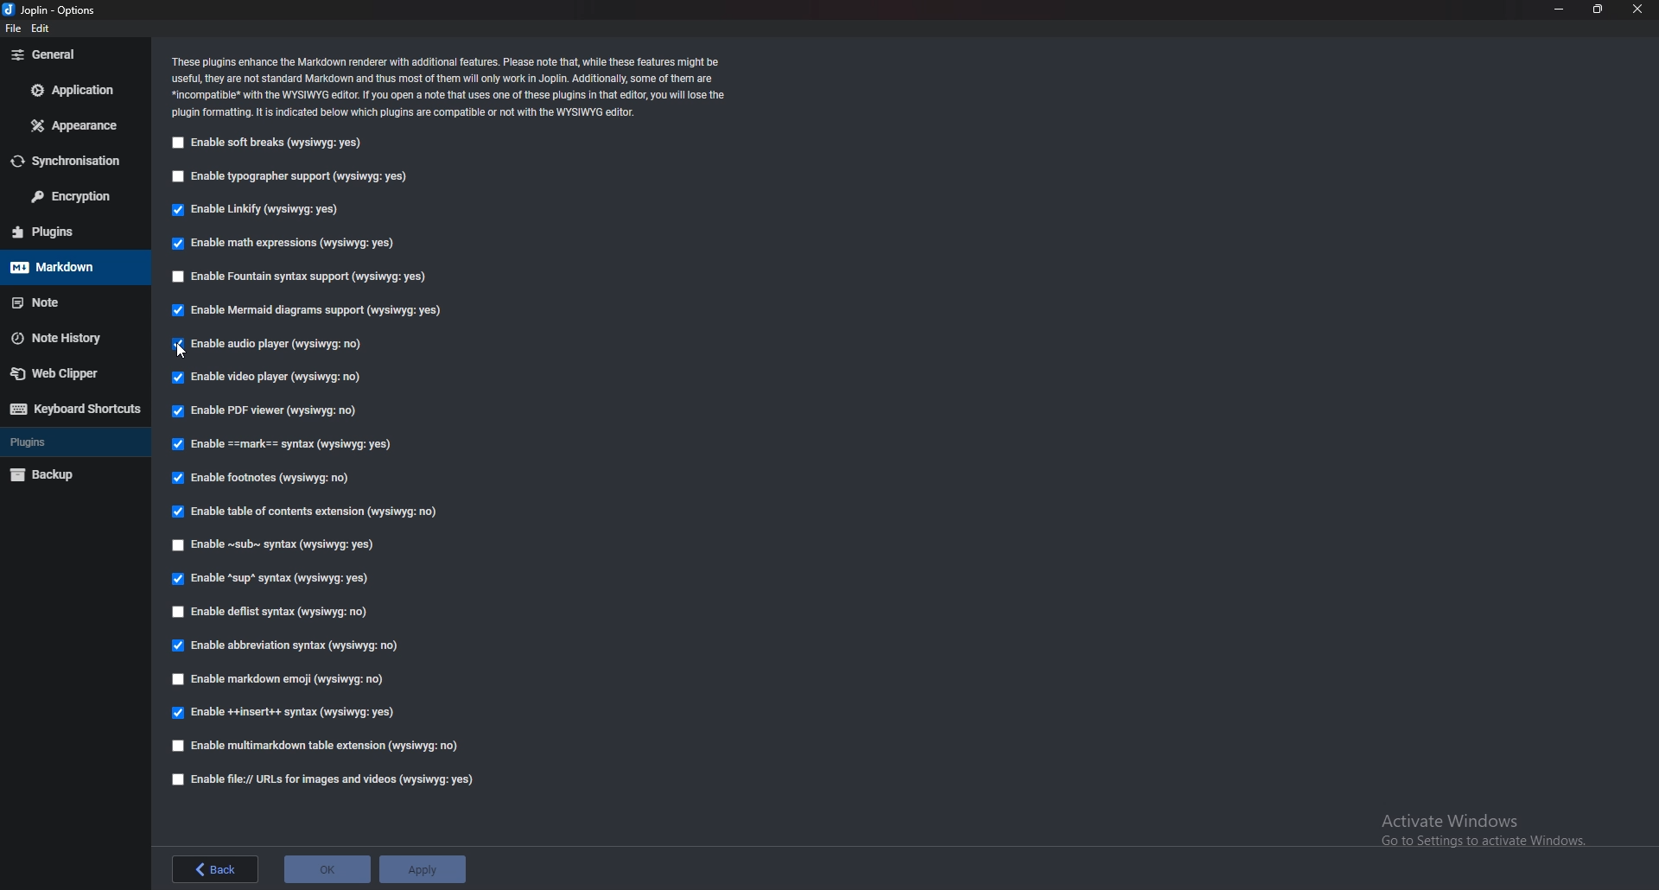  Describe the element at coordinates (263, 480) in the screenshot. I see `Enable footnotes` at that location.